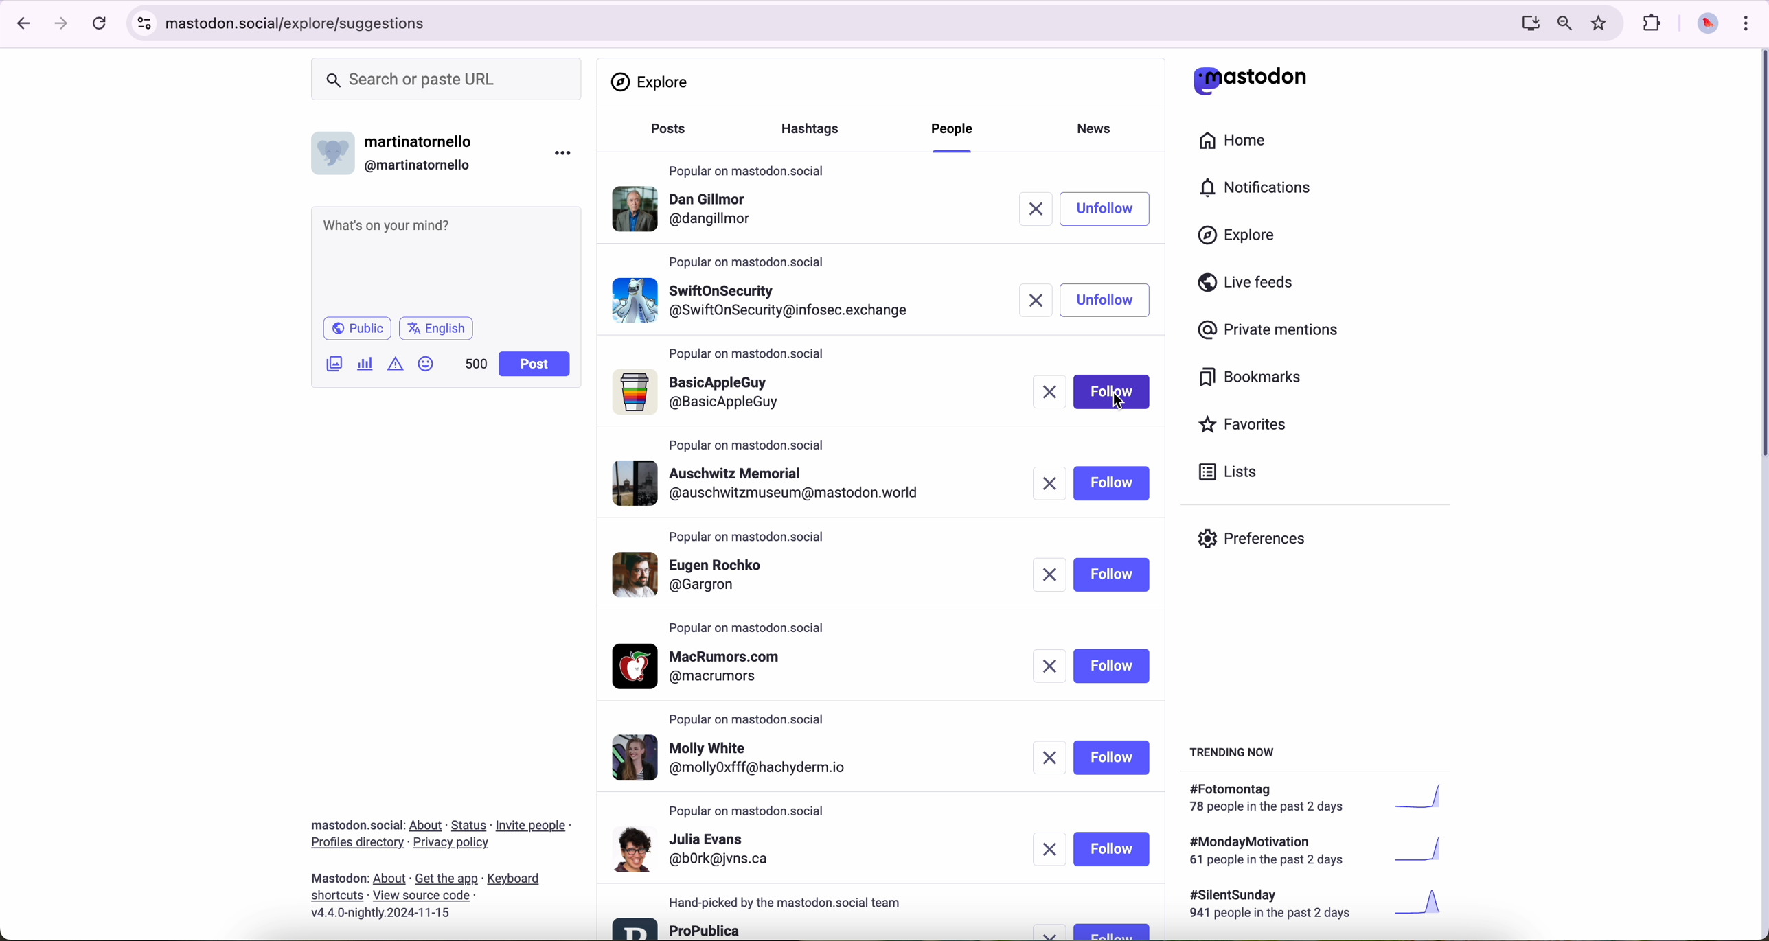 The image size is (1769, 941). I want to click on profile, so click(705, 573).